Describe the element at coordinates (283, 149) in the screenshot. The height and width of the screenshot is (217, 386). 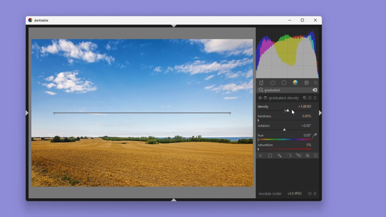
I see `Gradient Bar` at that location.